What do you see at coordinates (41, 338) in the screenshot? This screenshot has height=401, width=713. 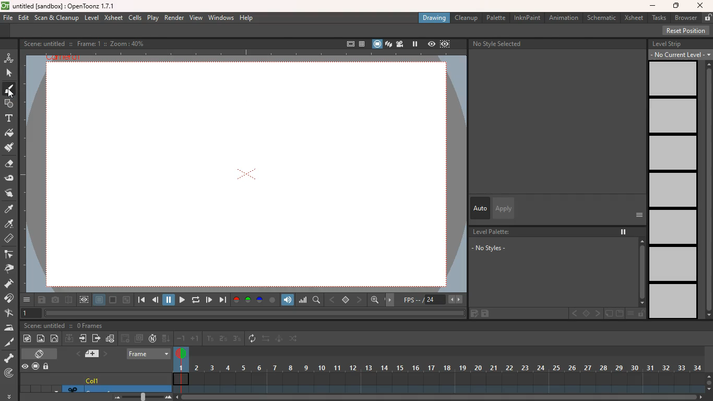 I see `image` at bounding box center [41, 338].